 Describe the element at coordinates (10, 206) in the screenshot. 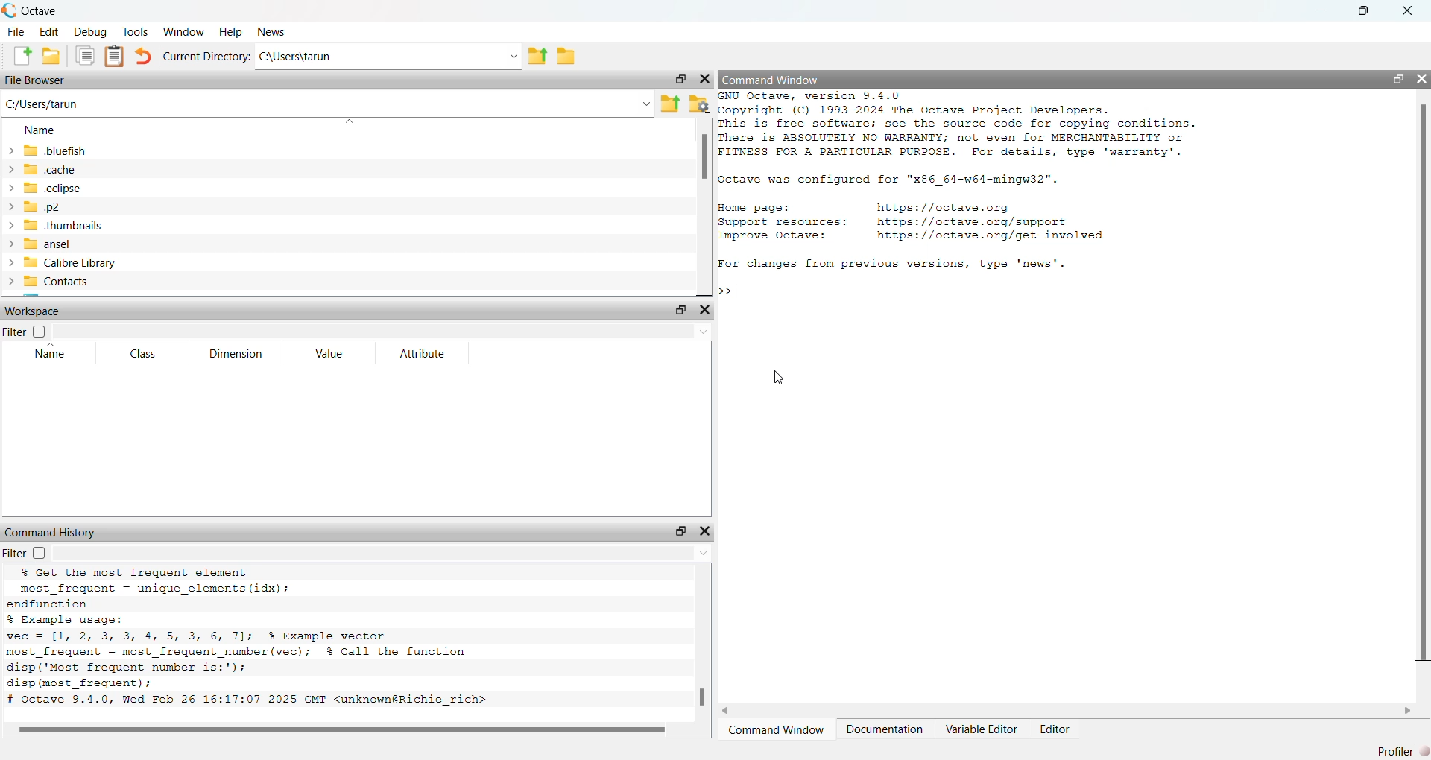

I see `expand/collapse` at that location.